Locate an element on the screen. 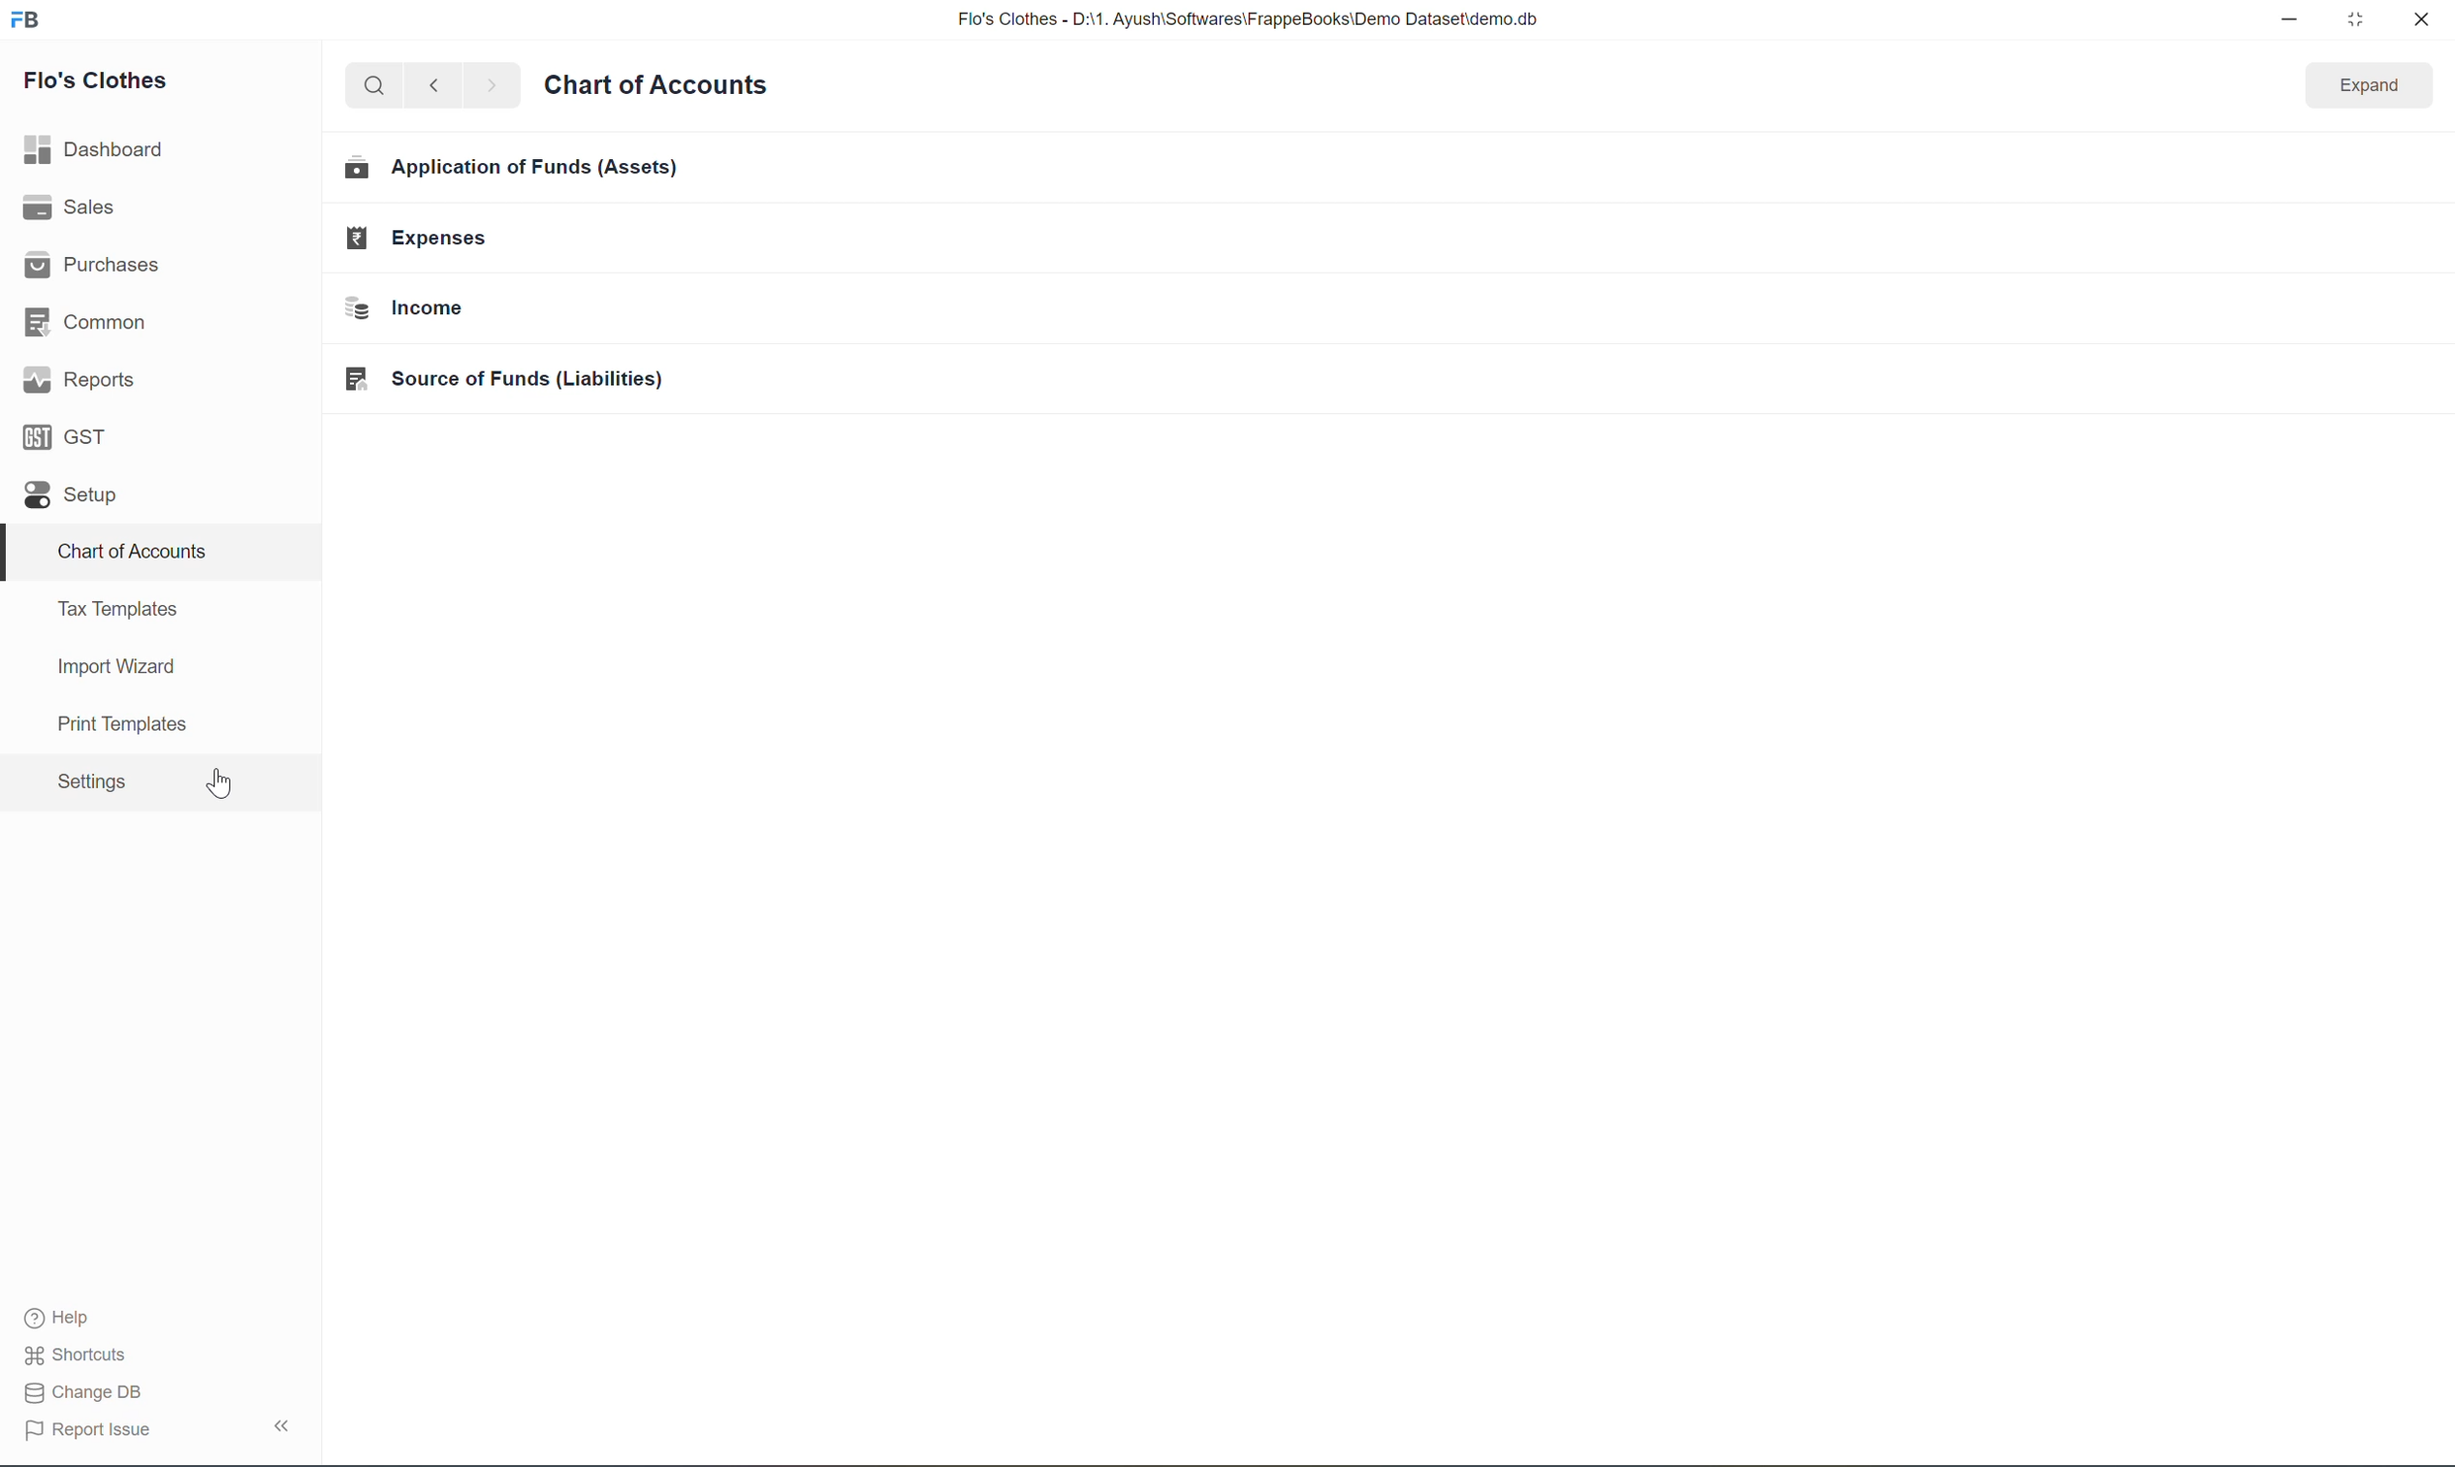 This screenshot has width=2455, height=1467. Flo's Clothes is located at coordinates (96, 82).